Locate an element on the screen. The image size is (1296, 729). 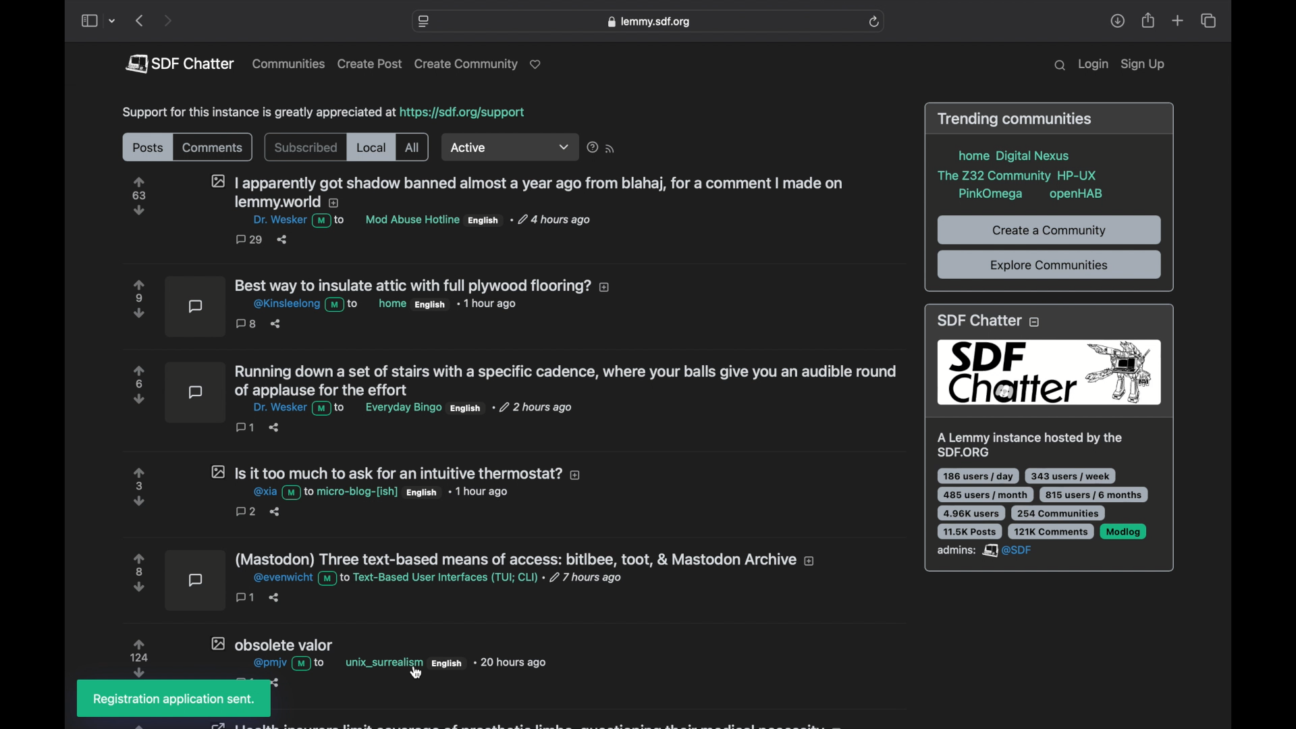
search is located at coordinates (1060, 65).